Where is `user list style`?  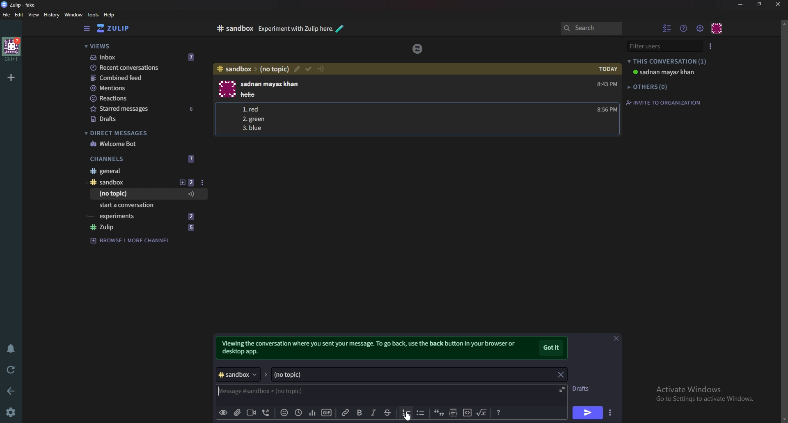 user list style is located at coordinates (712, 45).